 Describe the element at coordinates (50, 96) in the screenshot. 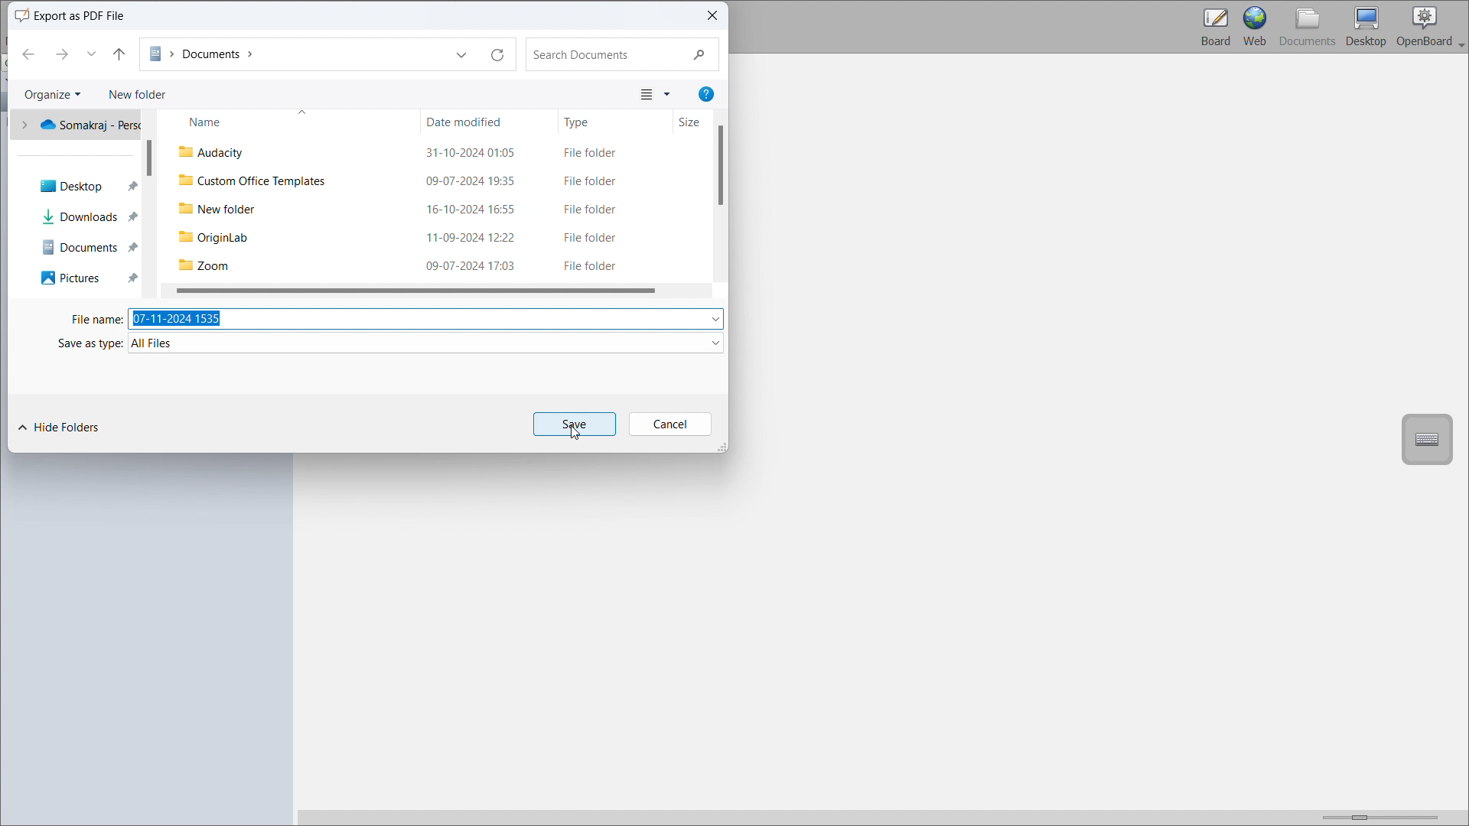

I see `organize` at that location.